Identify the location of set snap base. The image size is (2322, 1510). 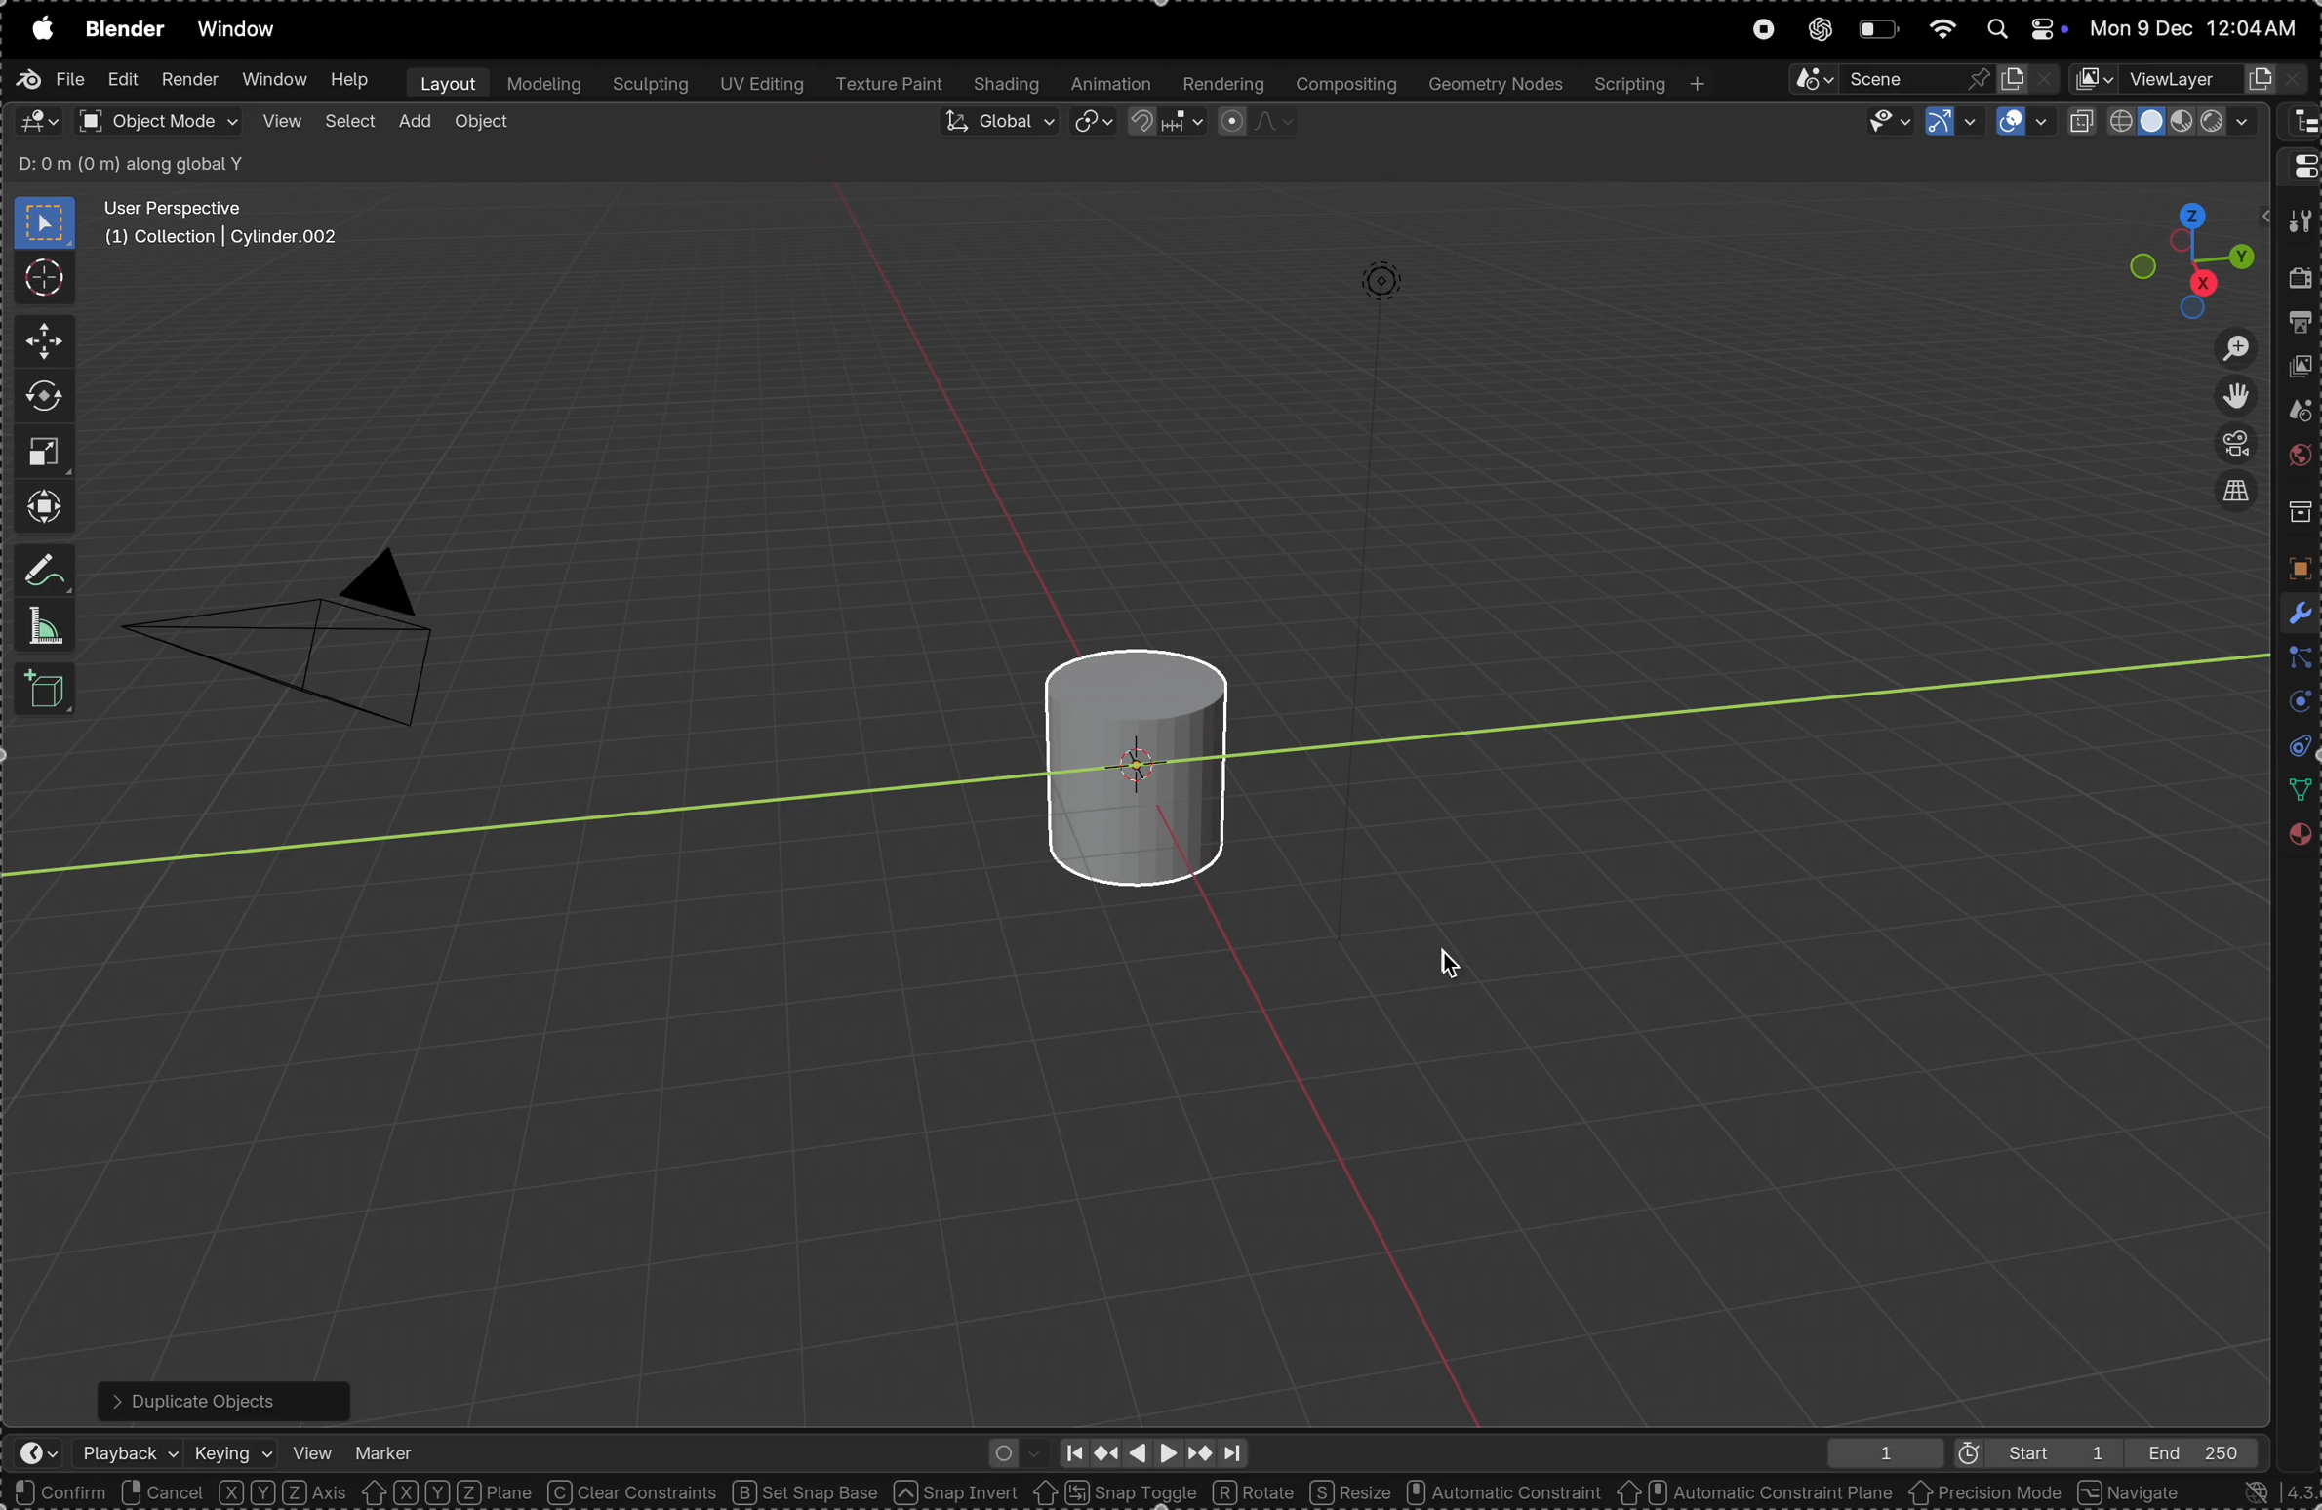
(813, 1492).